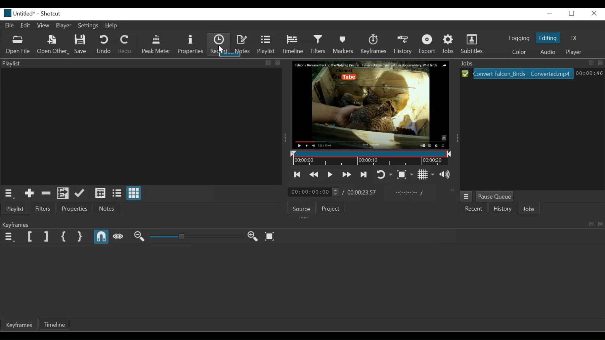 This screenshot has height=340, width=605. What do you see at coordinates (294, 44) in the screenshot?
I see `Timeline` at bounding box center [294, 44].